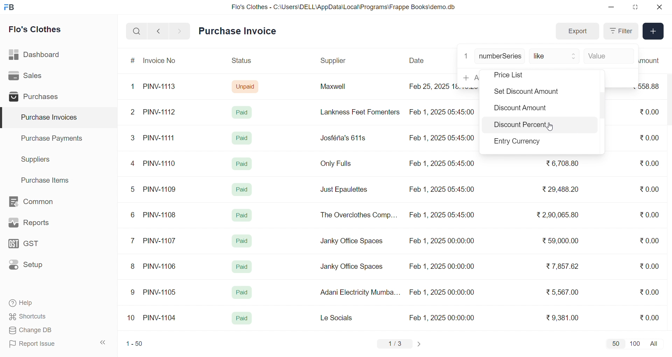 Image resolution: width=672 pixels, height=357 pixels. I want to click on Add, so click(653, 31).